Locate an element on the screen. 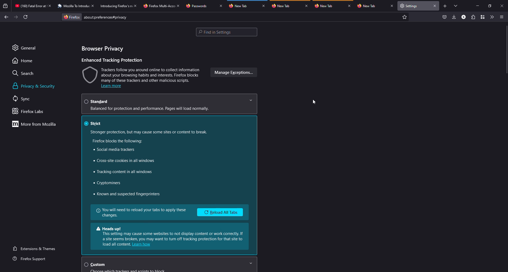  downloads is located at coordinates (454, 17).